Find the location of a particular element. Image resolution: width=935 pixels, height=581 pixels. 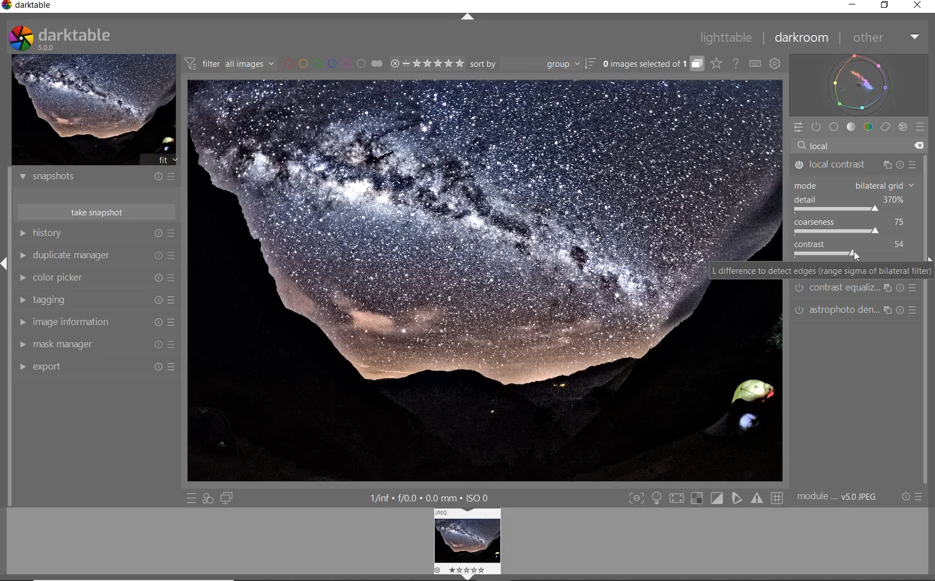

input value is located at coordinates (859, 144).